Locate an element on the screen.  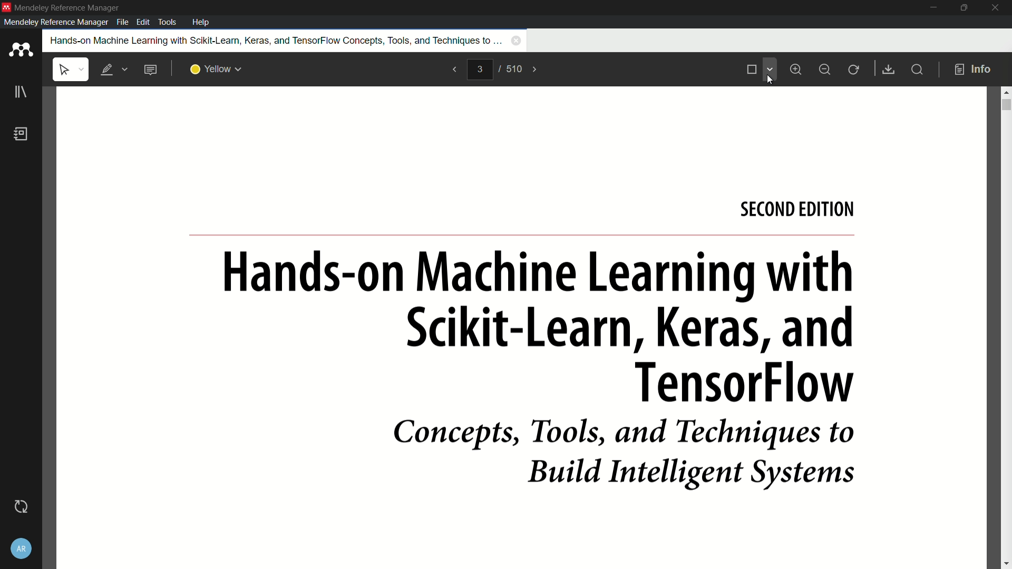
app icon is located at coordinates (6, 7).